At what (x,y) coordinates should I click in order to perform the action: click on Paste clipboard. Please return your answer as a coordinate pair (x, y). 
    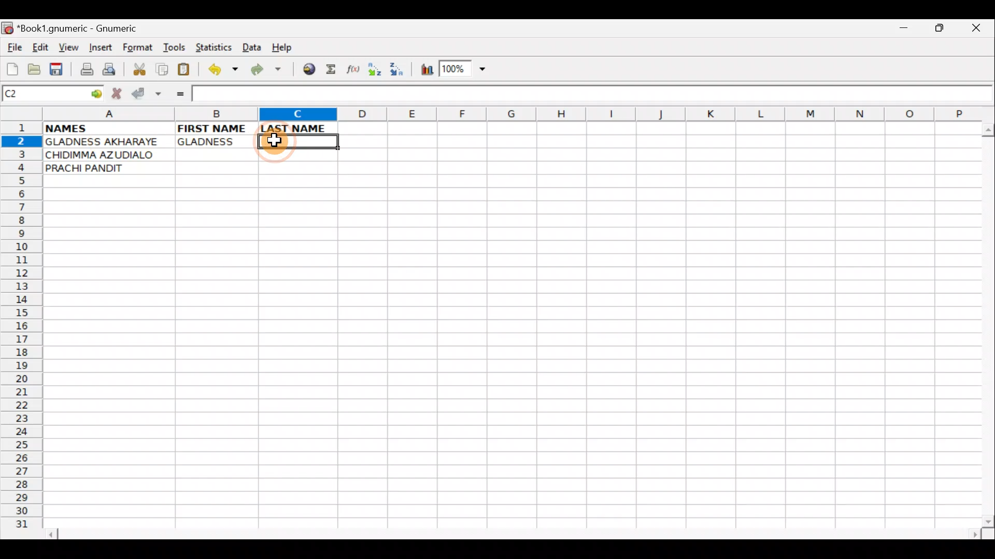
    Looking at the image, I should click on (187, 71).